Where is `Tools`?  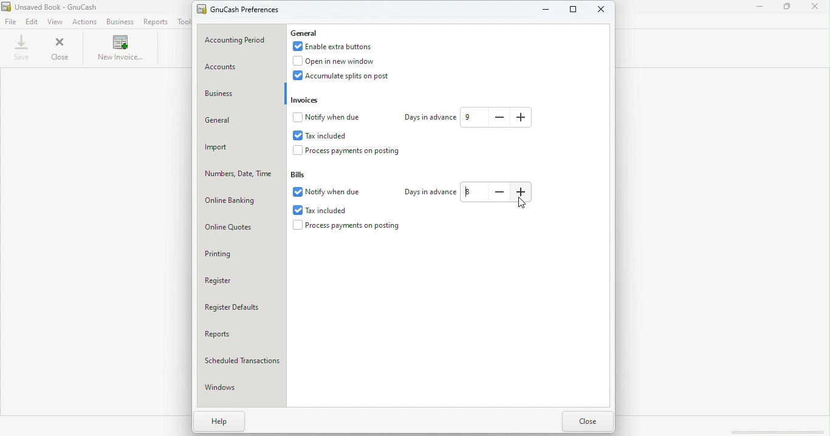 Tools is located at coordinates (182, 21).